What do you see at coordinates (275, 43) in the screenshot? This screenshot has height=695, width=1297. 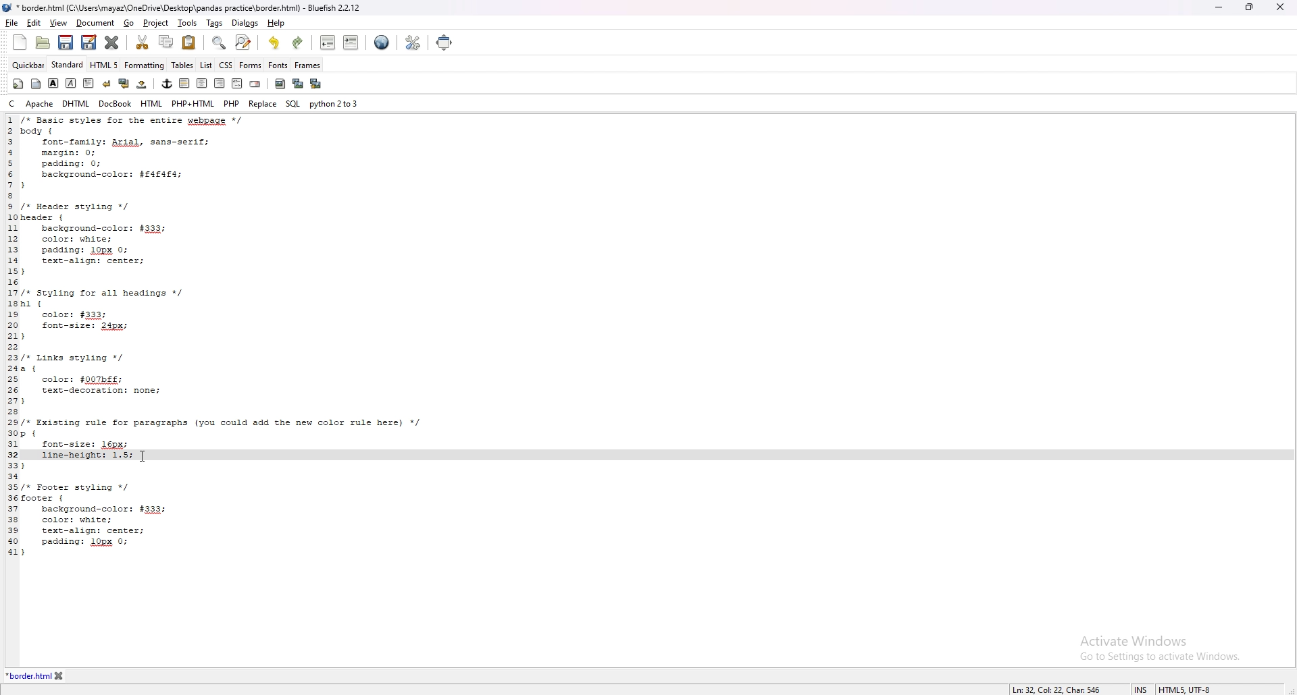 I see `undo` at bounding box center [275, 43].